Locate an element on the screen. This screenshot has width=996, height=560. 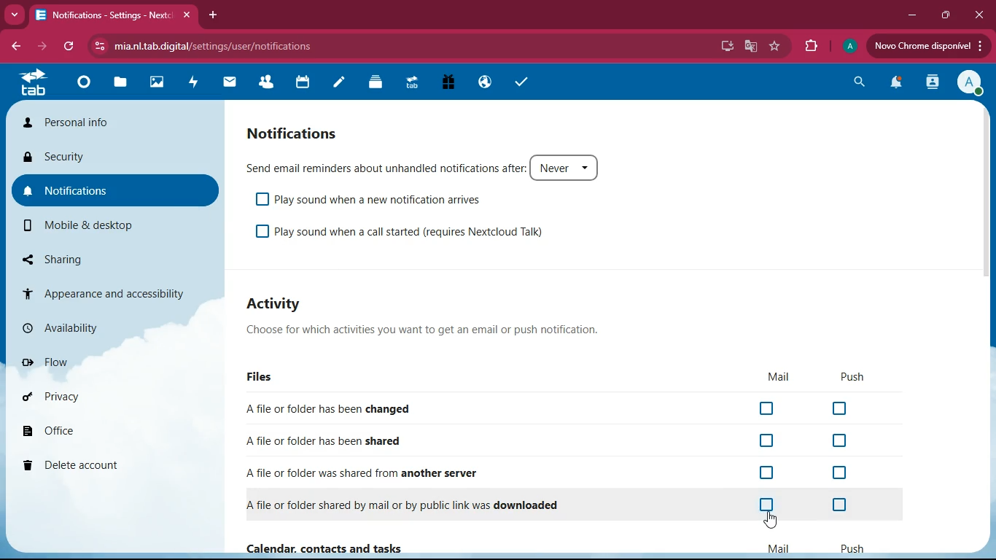
off is located at coordinates (841, 407).